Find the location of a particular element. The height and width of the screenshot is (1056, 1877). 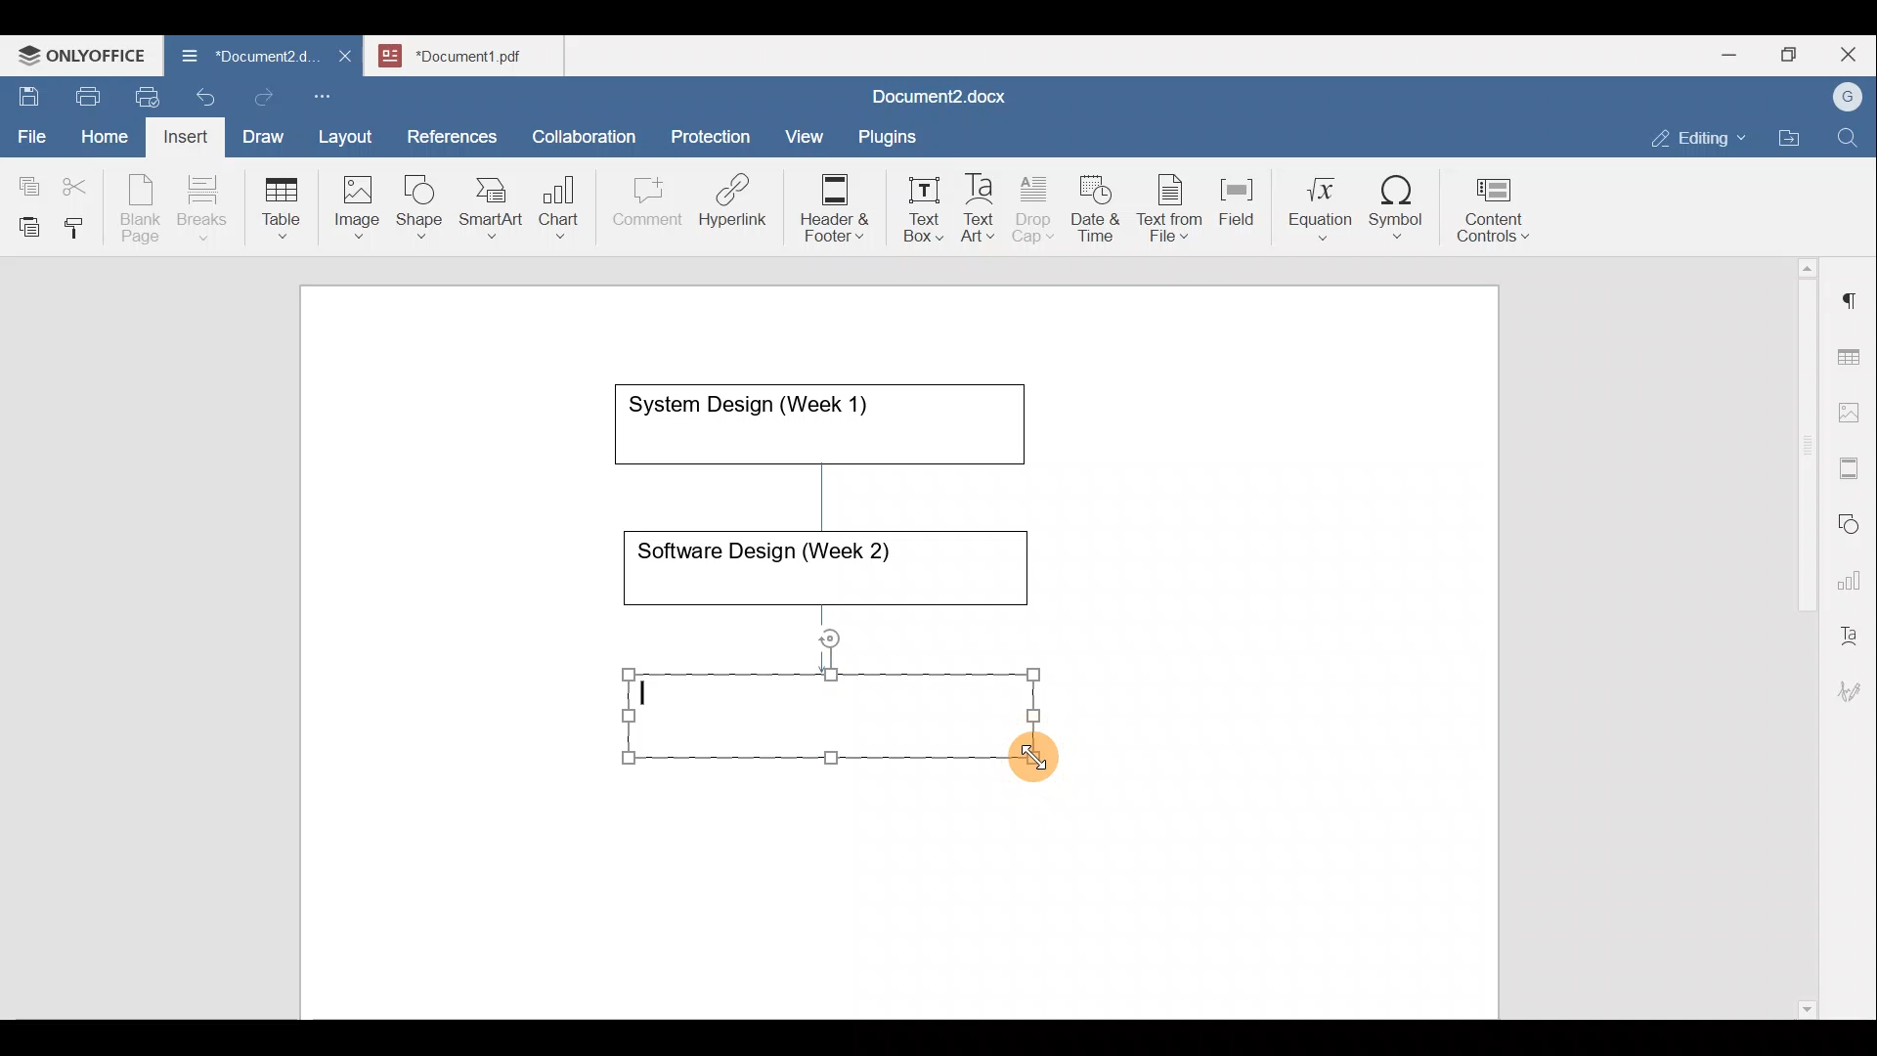

Date & time is located at coordinates (1097, 205).